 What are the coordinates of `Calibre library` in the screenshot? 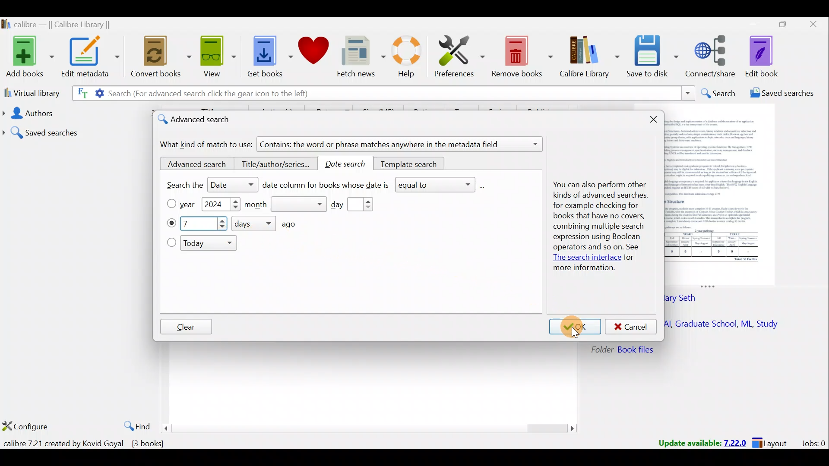 It's located at (591, 57).